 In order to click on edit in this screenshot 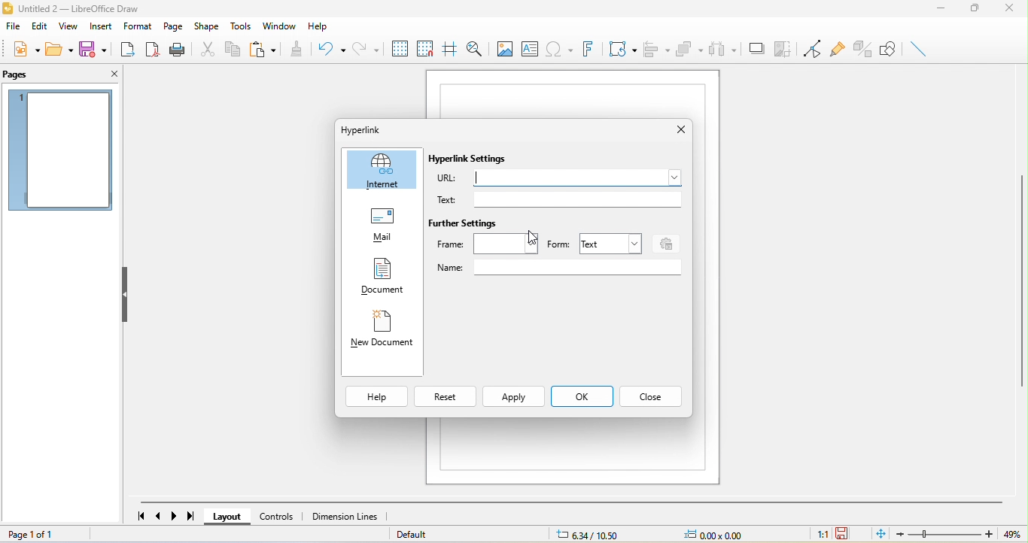, I will do `click(38, 26)`.